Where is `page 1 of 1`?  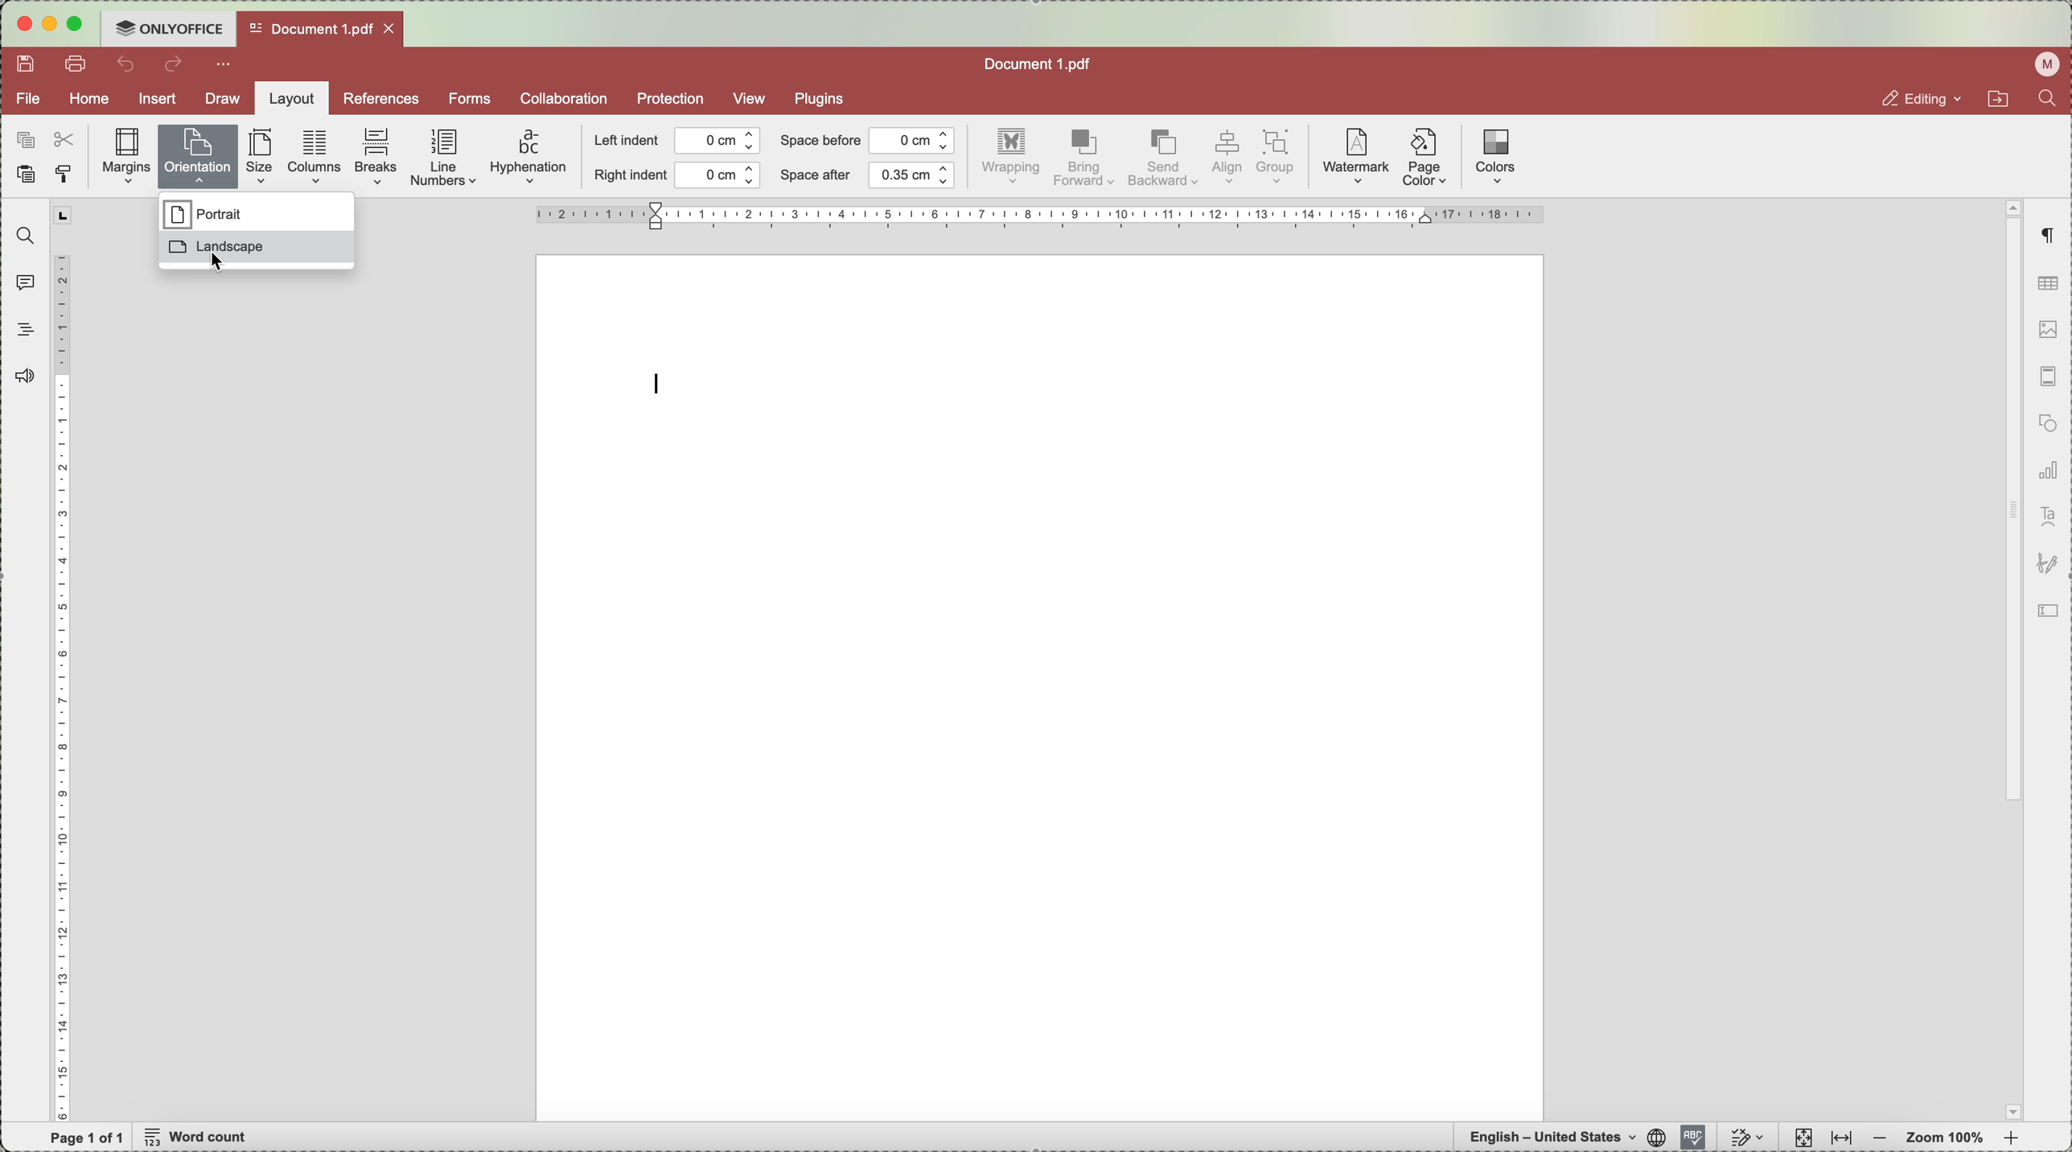
page 1 of 1 is located at coordinates (88, 1138).